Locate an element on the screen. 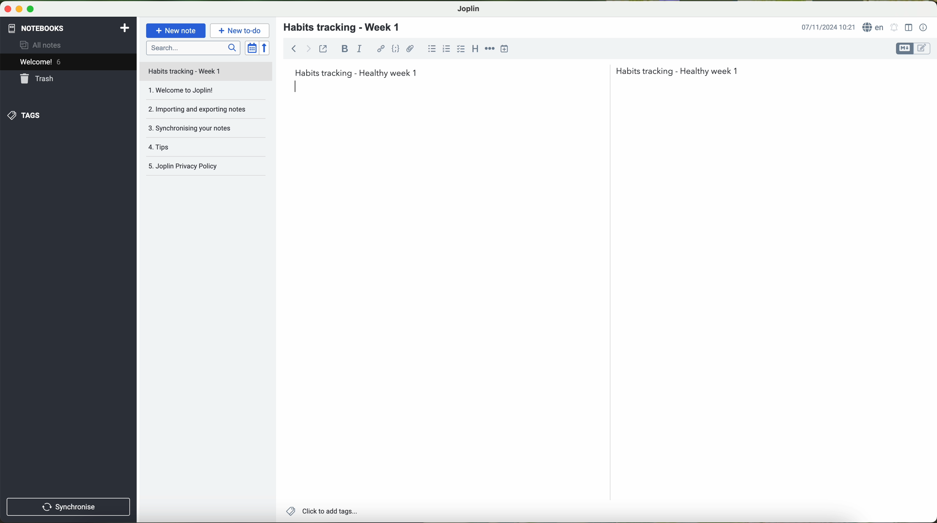 This screenshot has height=523, width=937. importing and exporting notes is located at coordinates (205, 112).